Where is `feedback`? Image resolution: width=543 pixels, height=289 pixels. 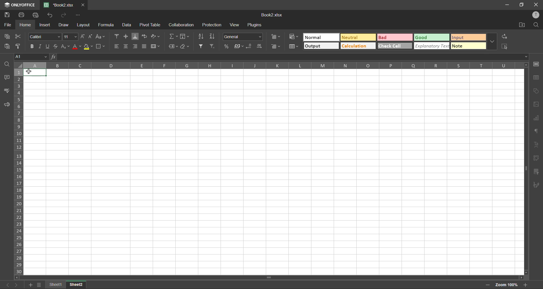
feedback is located at coordinates (6, 104).